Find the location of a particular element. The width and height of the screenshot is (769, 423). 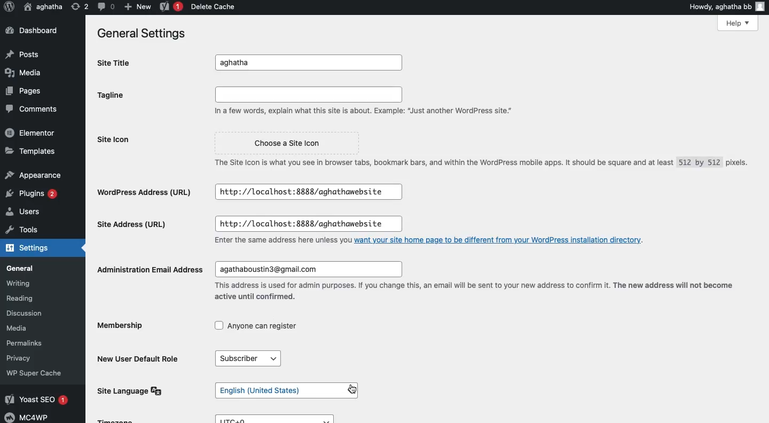

General is located at coordinates (26, 268).